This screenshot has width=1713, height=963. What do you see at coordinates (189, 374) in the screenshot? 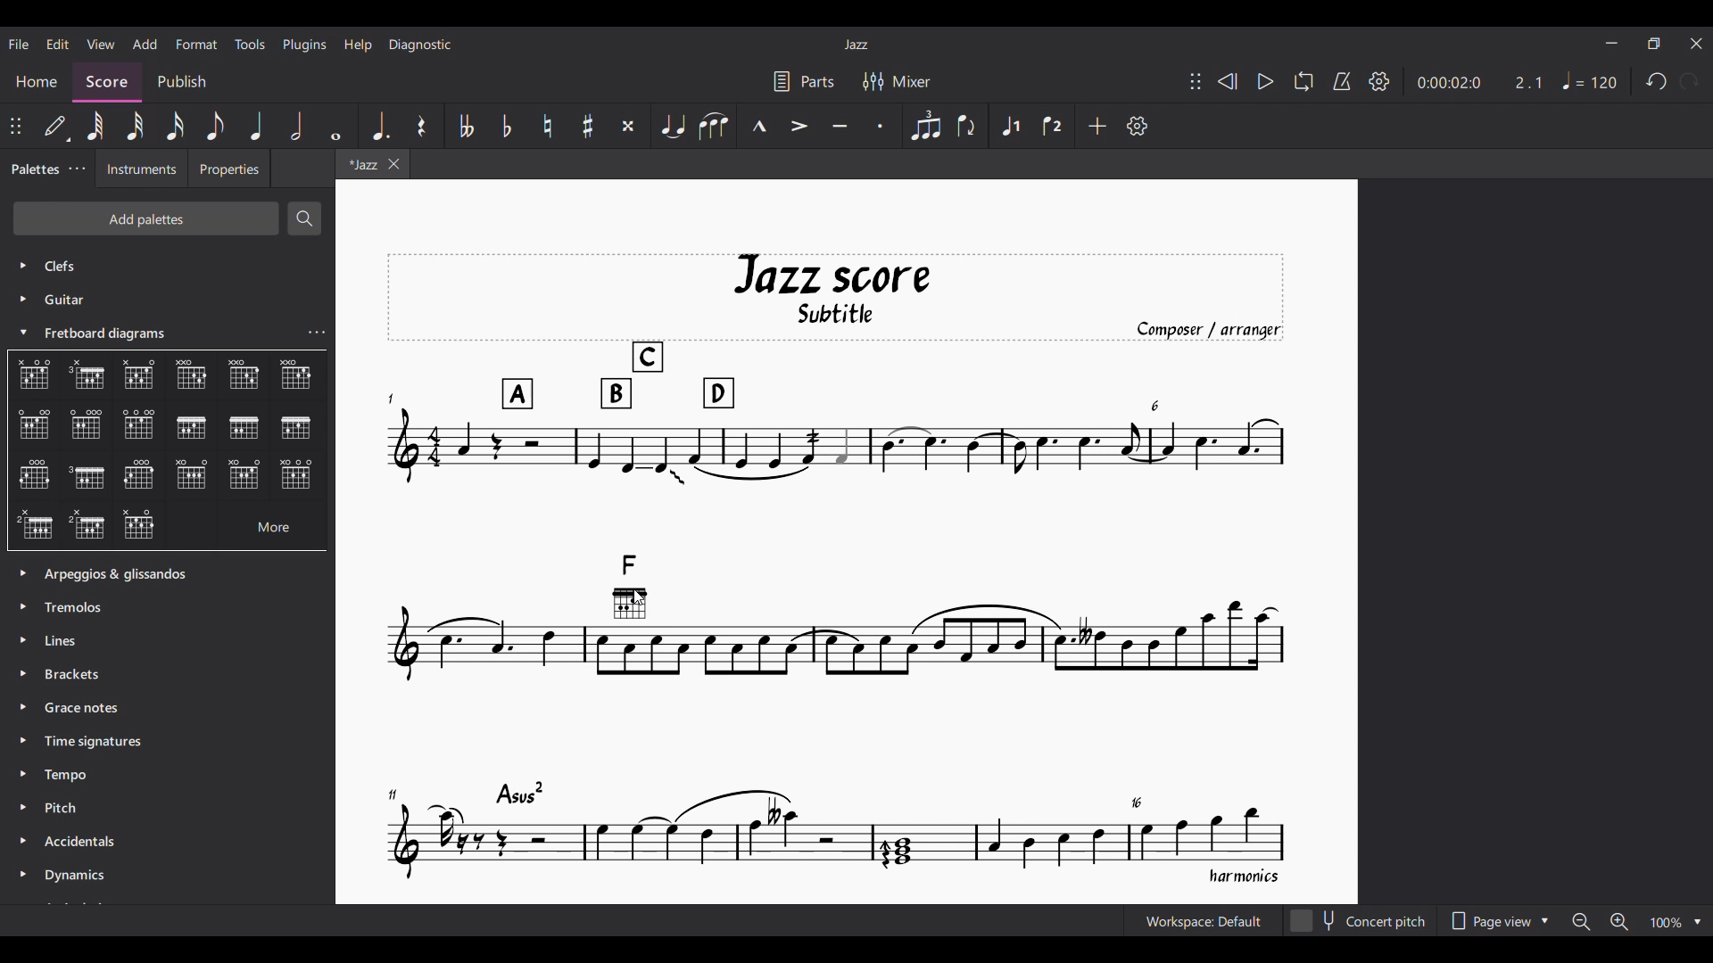
I see `Chart4` at bounding box center [189, 374].